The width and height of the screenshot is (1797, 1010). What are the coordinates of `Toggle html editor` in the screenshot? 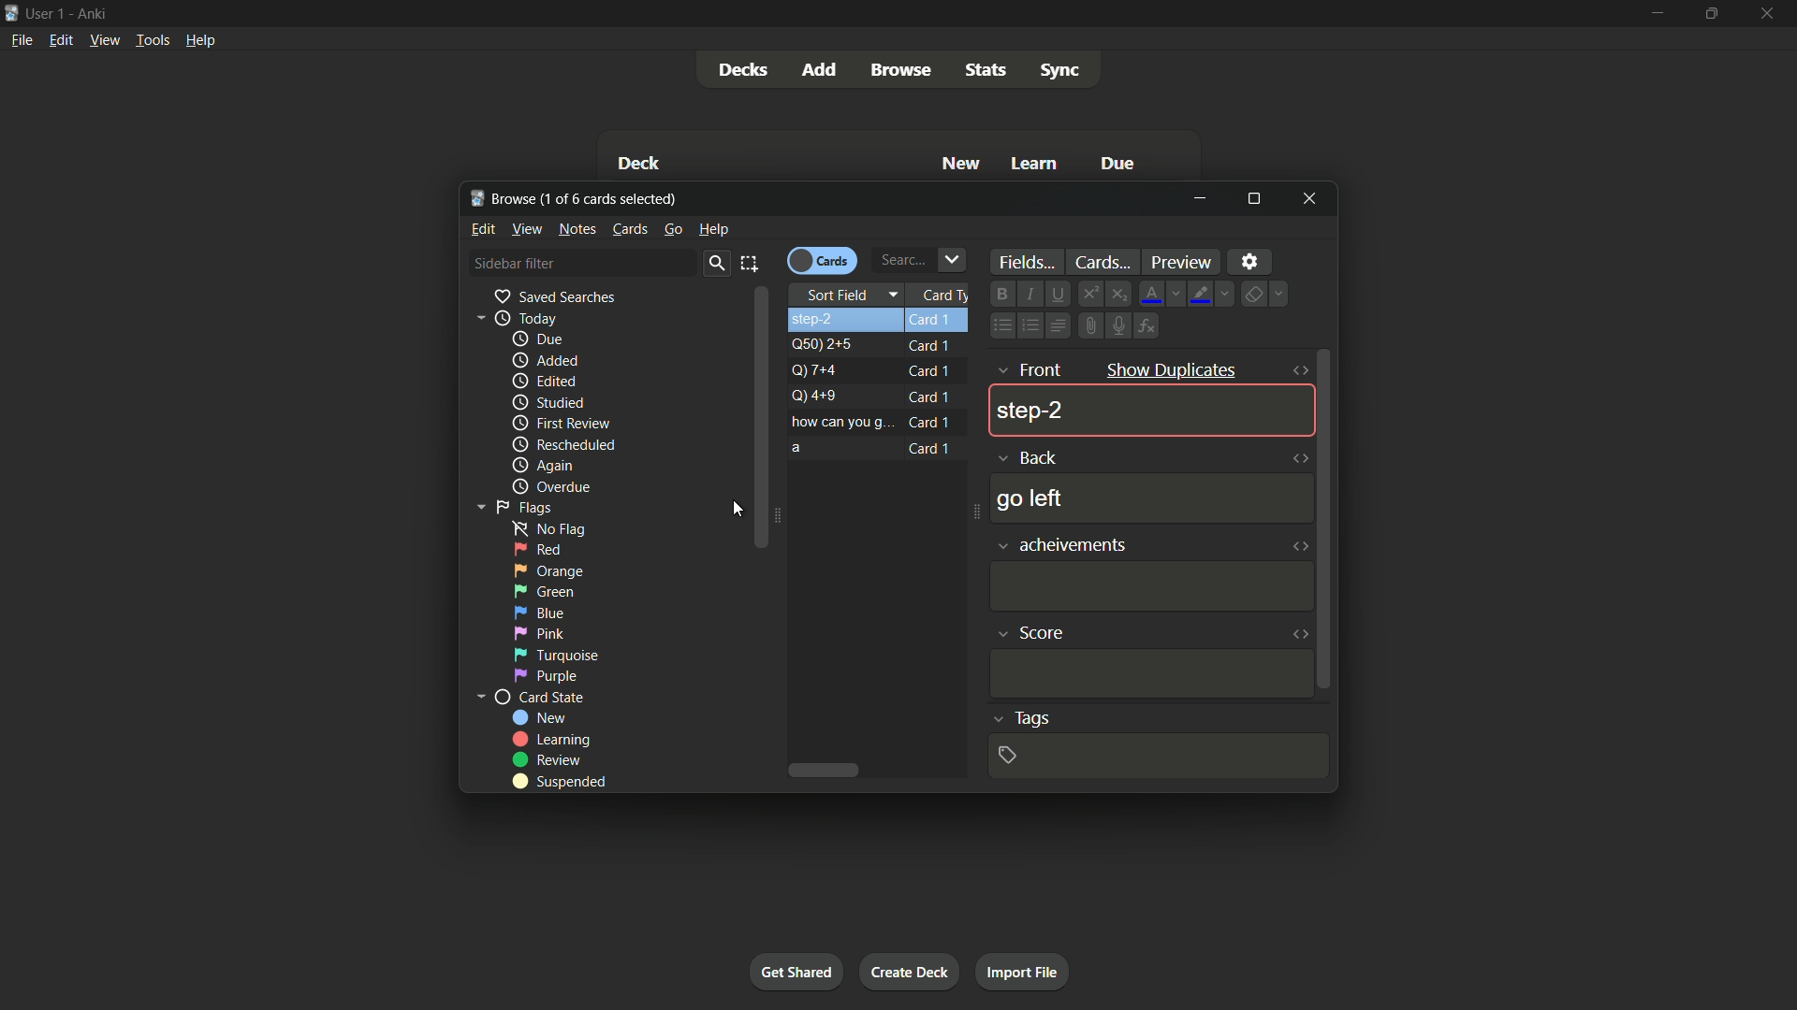 It's located at (1299, 461).